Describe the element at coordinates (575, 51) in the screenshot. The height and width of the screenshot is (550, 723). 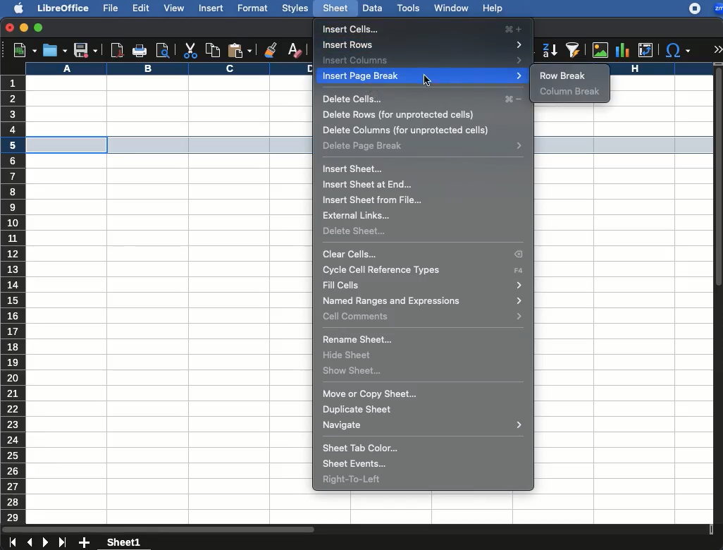
I see `autofilter` at that location.